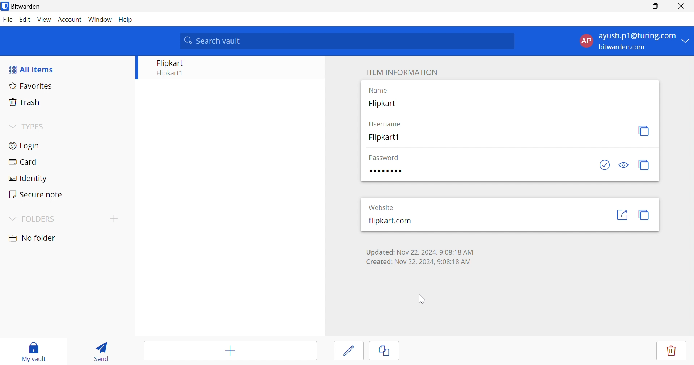 This screenshot has width=694, height=365. What do you see at coordinates (170, 63) in the screenshot?
I see `Flipkart` at bounding box center [170, 63].